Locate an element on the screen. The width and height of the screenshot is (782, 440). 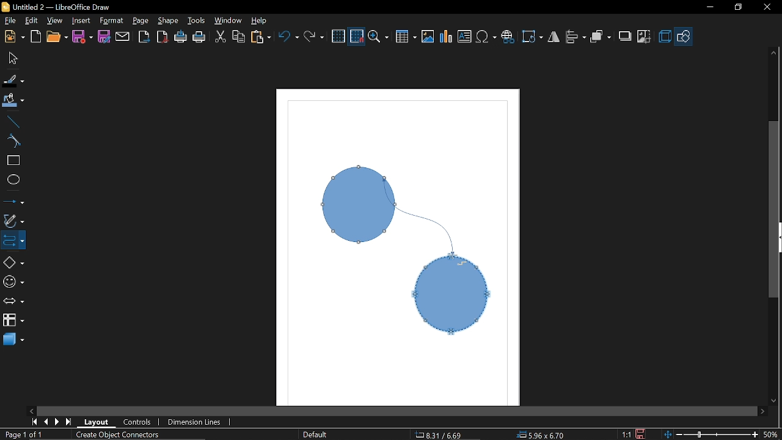
Save is located at coordinates (81, 37).